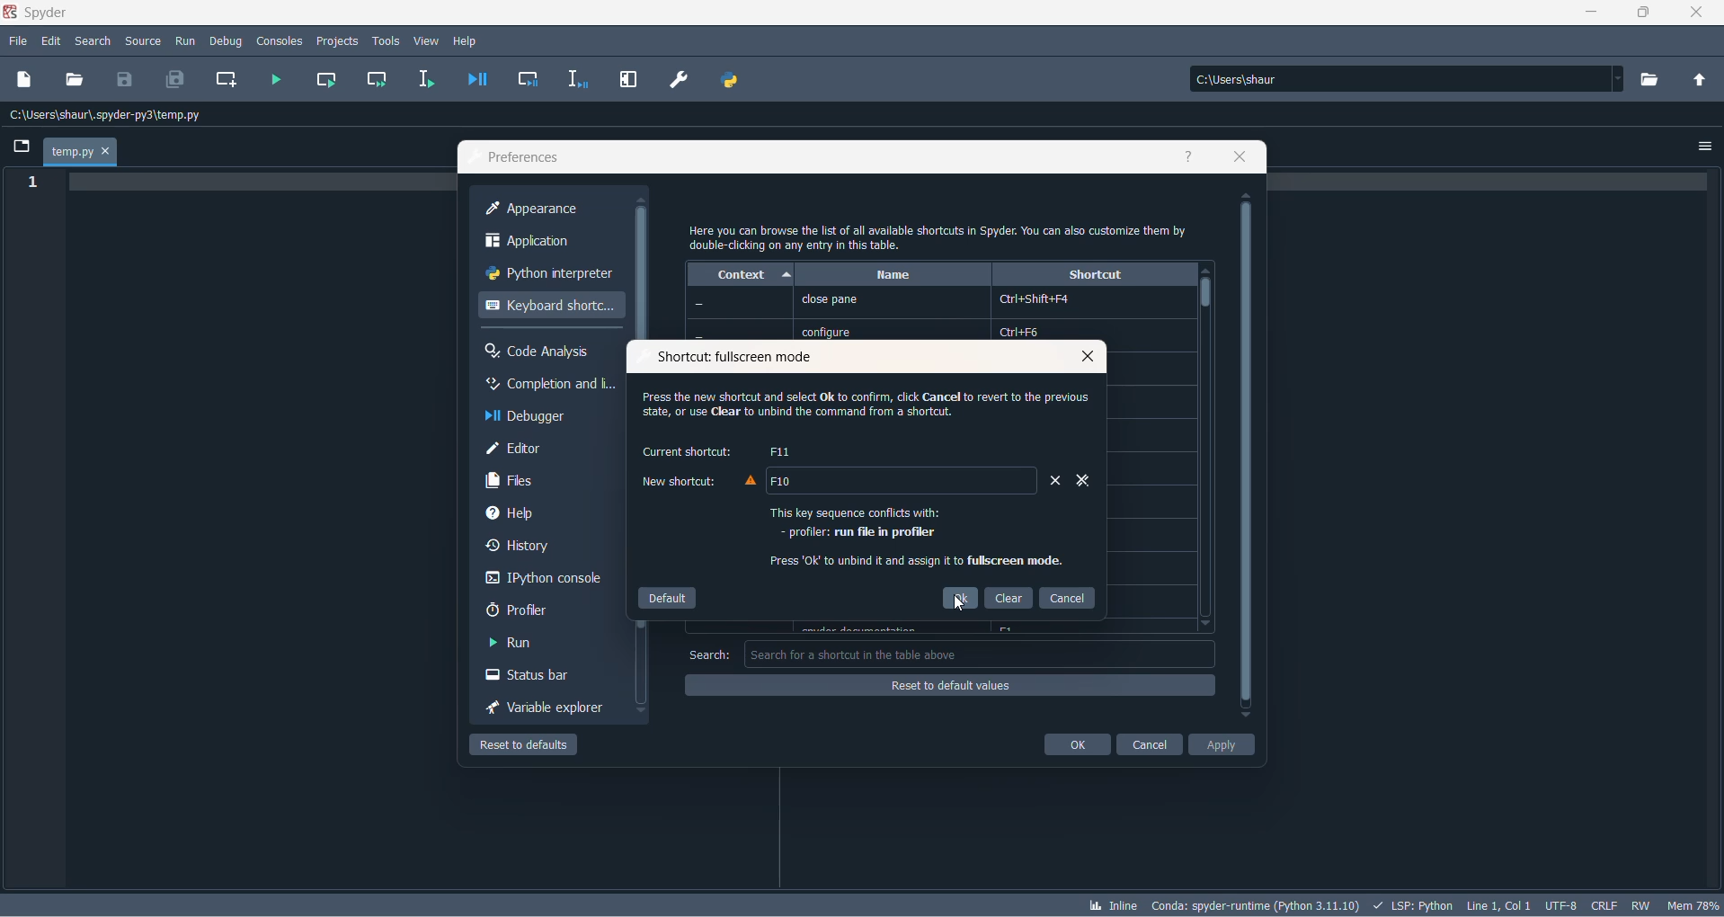 The image size is (1724, 917). I want to click on f10, so click(788, 482).